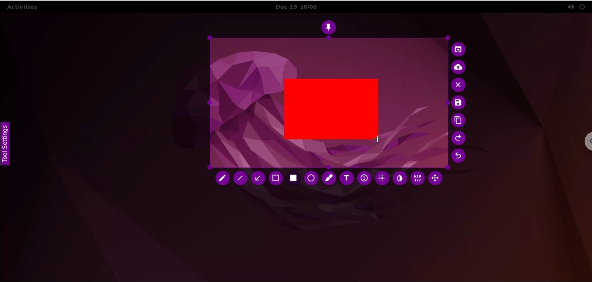  I want to click on copy to clipboards, so click(458, 121).